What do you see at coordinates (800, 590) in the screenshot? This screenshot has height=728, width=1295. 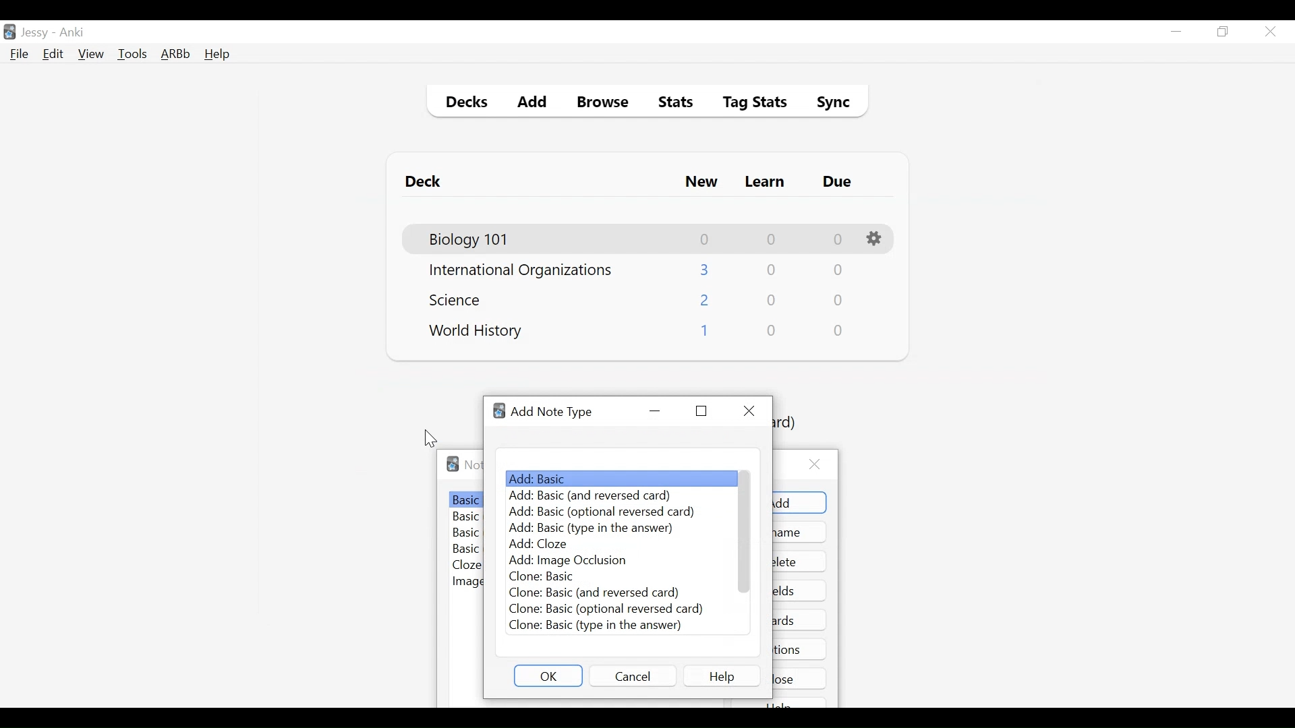 I see `Fields` at bounding box center [800, 590].